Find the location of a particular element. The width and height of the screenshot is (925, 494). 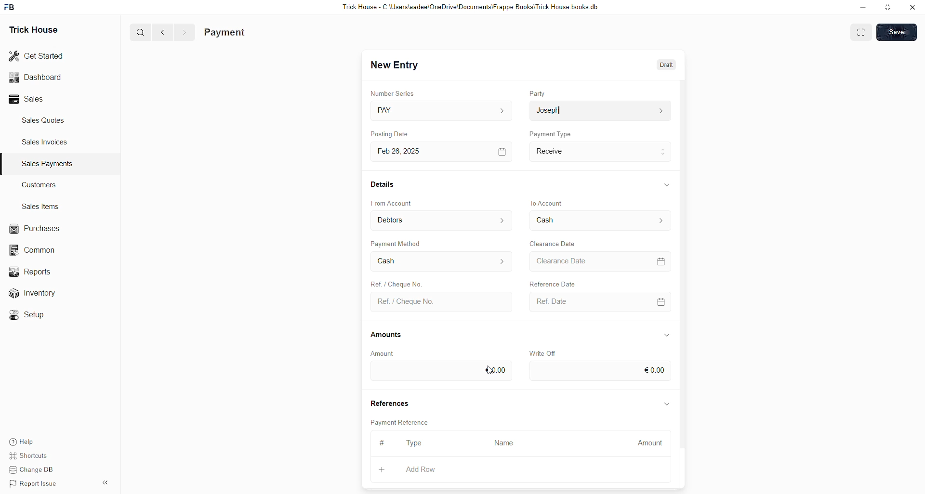

Setup is located at coordinates (31, 316).